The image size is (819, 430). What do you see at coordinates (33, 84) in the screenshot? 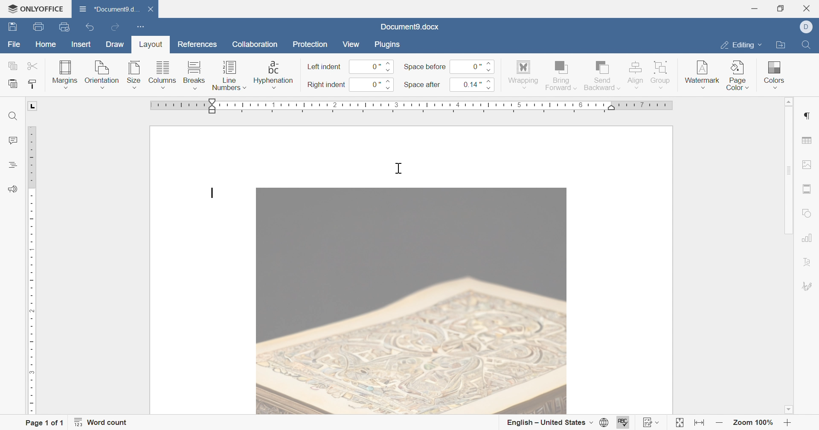
I see `copy style` at bounding box center [33, 84].